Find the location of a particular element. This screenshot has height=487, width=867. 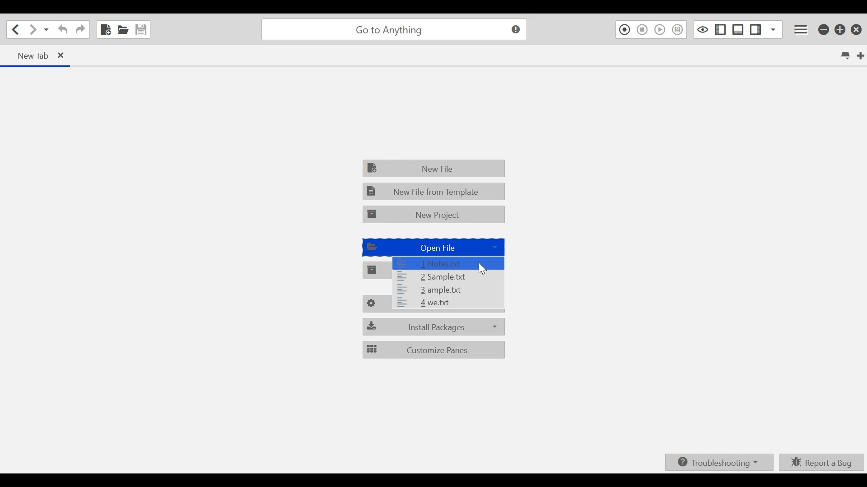

Open File is located at coordinates (122, 29).